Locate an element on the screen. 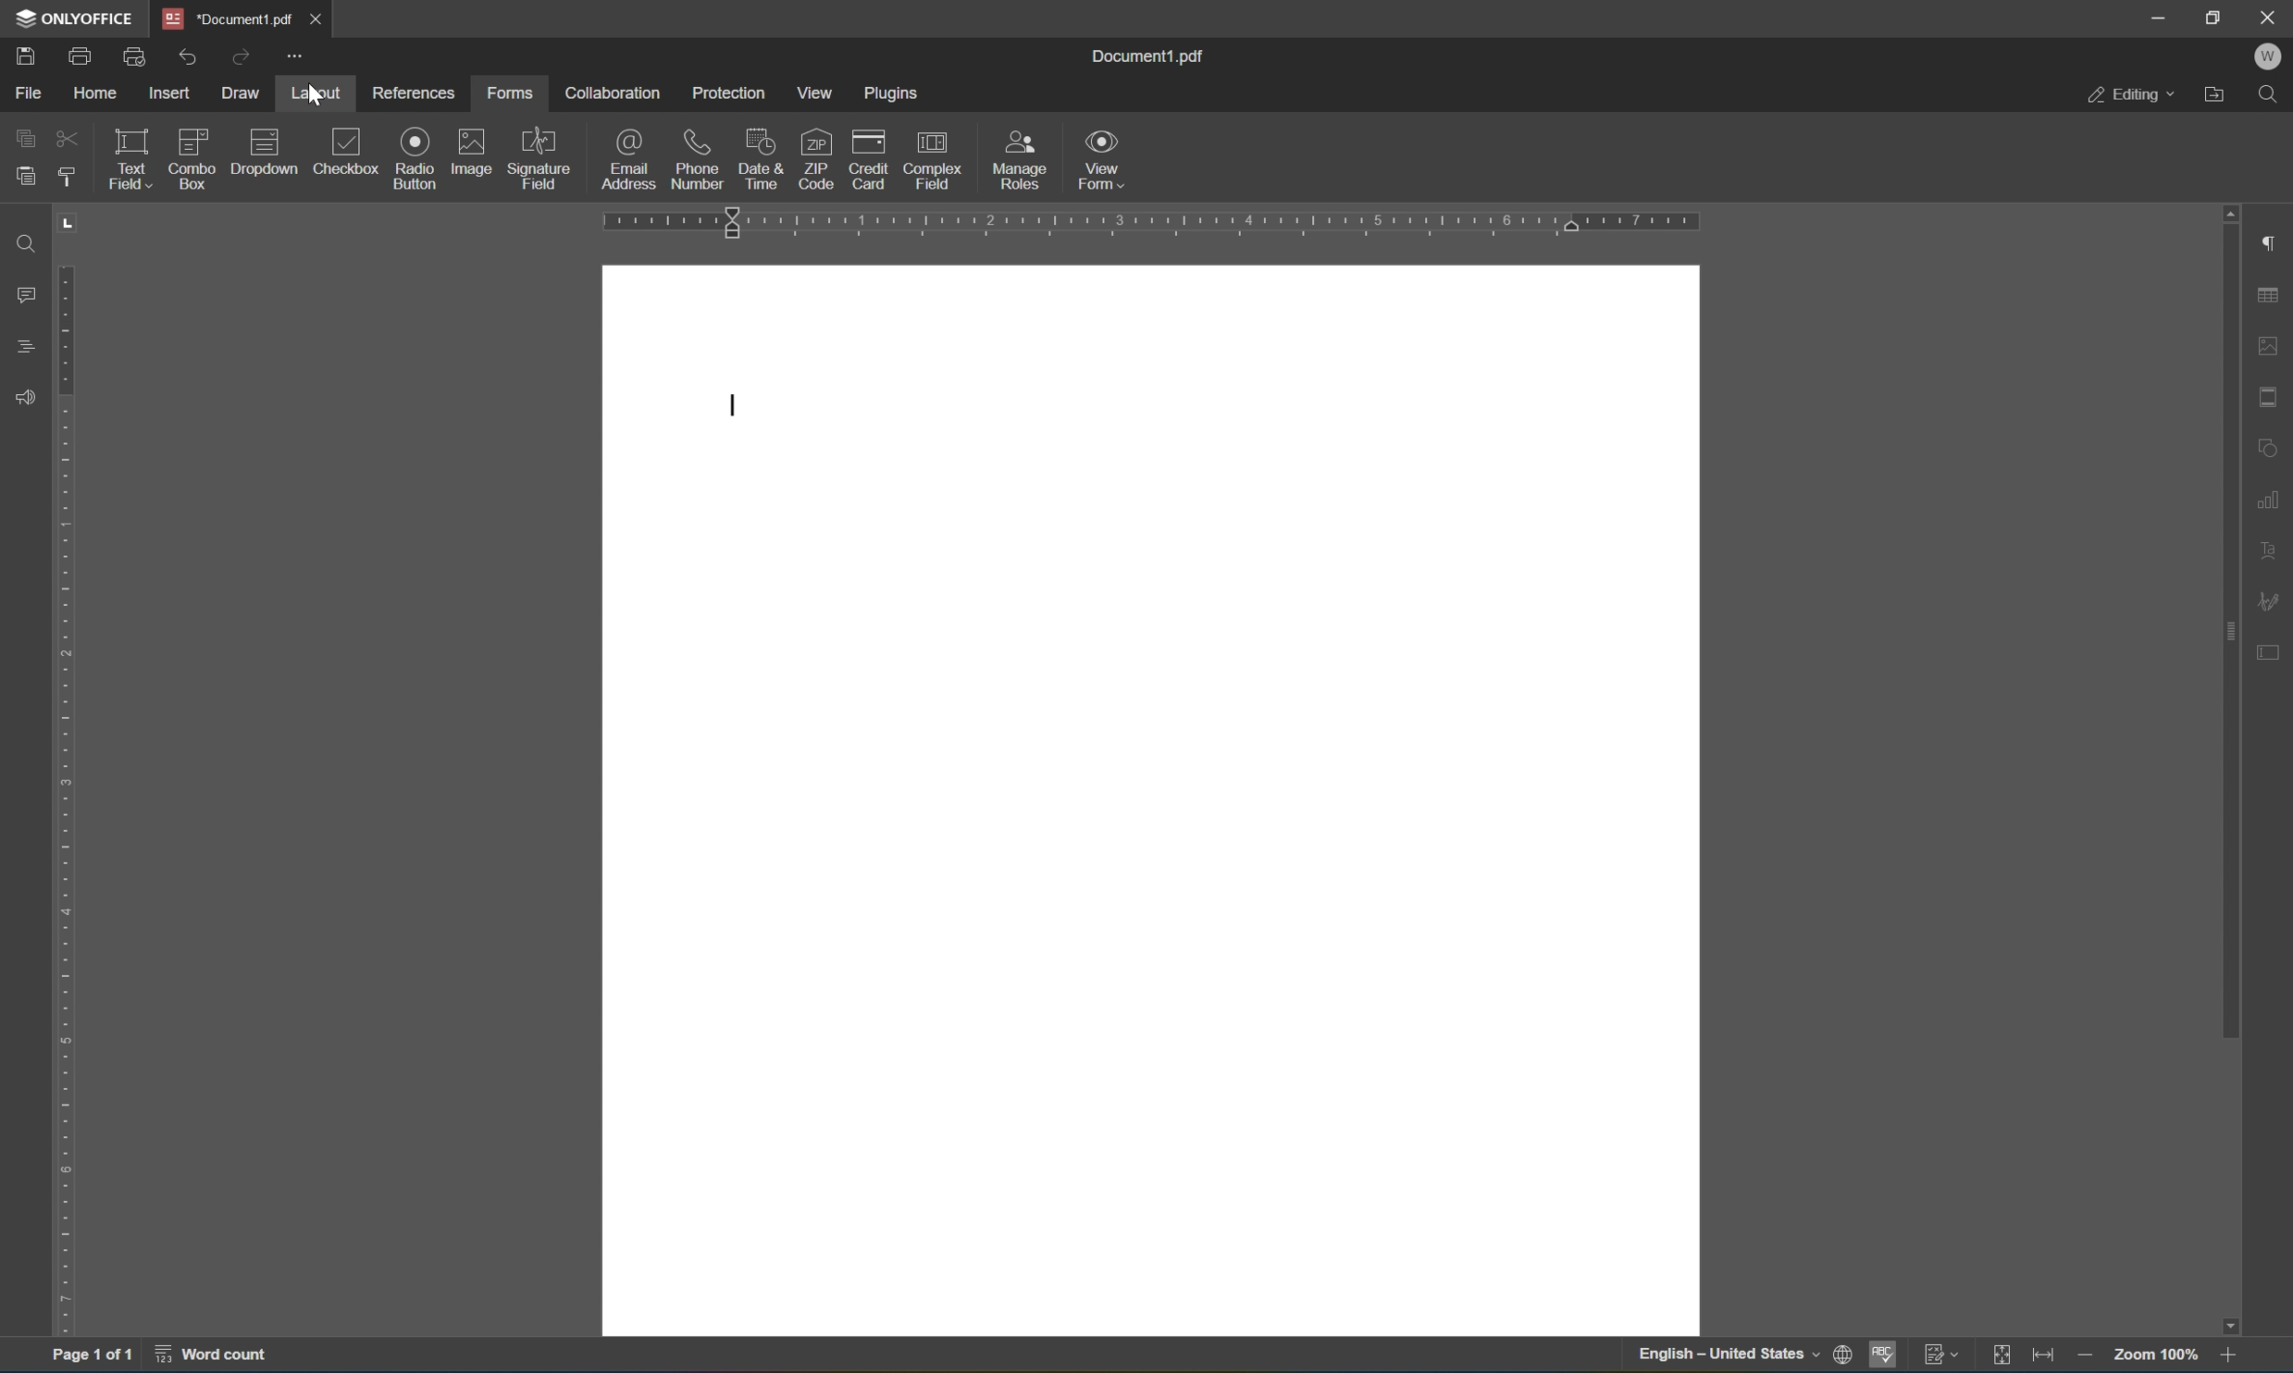  zoom out is located at coordinates (2084, 1356).